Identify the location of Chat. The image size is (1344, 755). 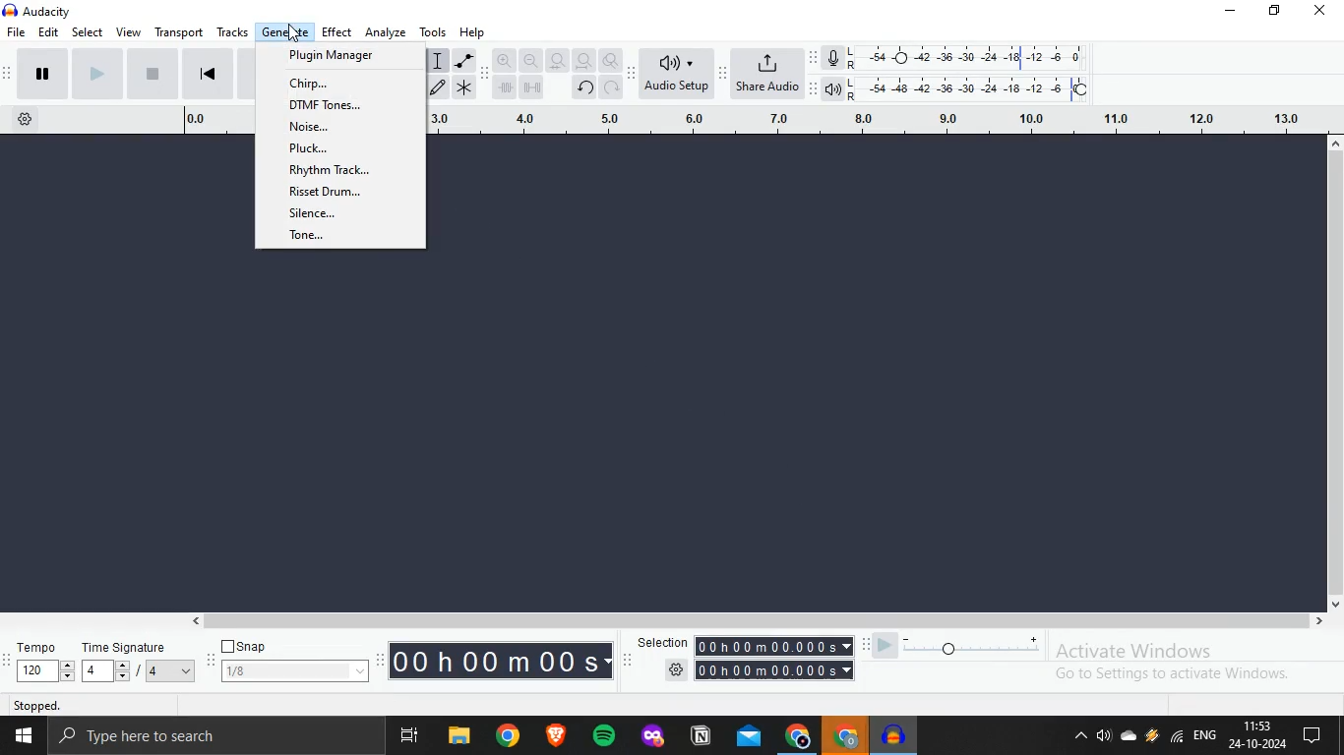
(1321, 736).